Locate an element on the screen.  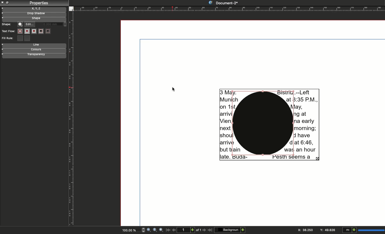
Ruler is located at coordinates (71, 120).